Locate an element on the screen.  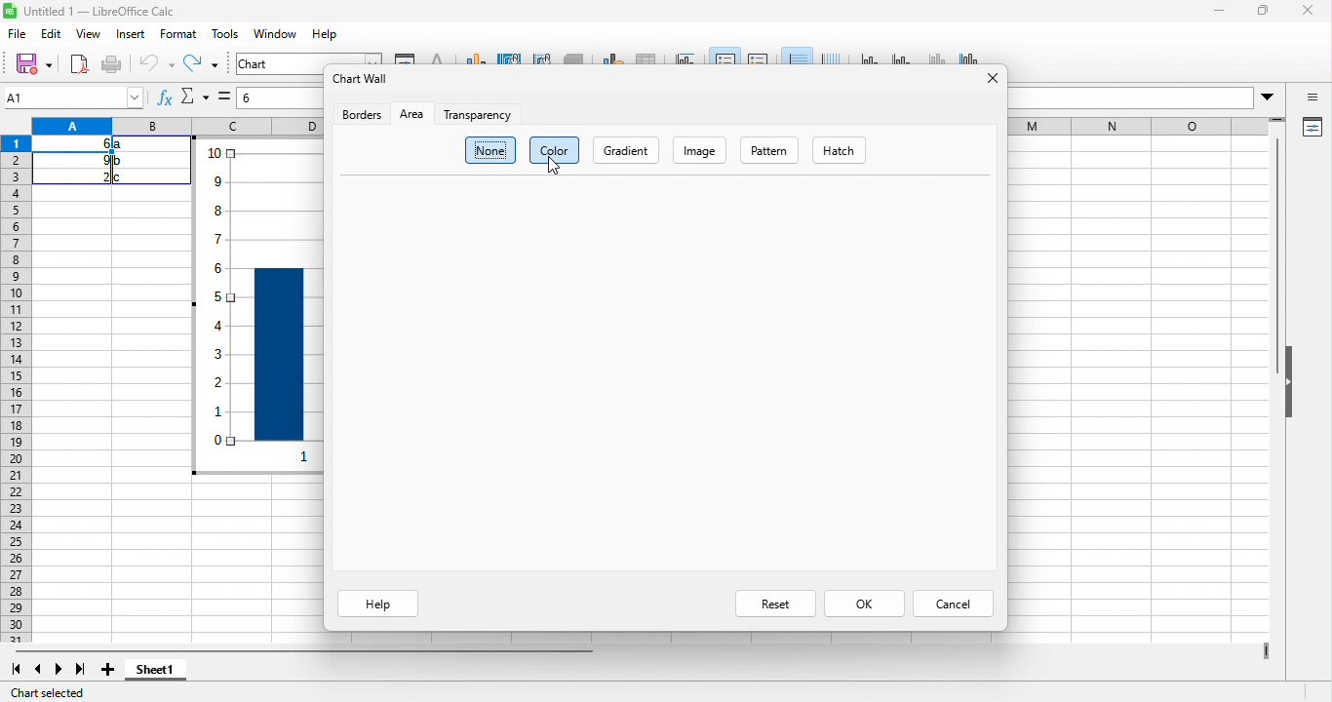
print is located at coordinates (112, 64).